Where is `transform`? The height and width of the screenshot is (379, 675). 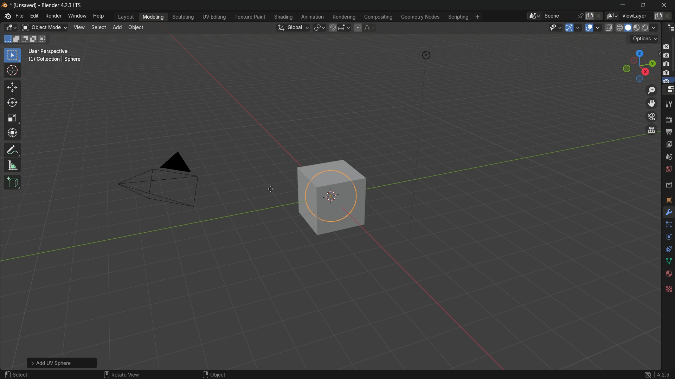
transform is located at coordinates (13, 133).